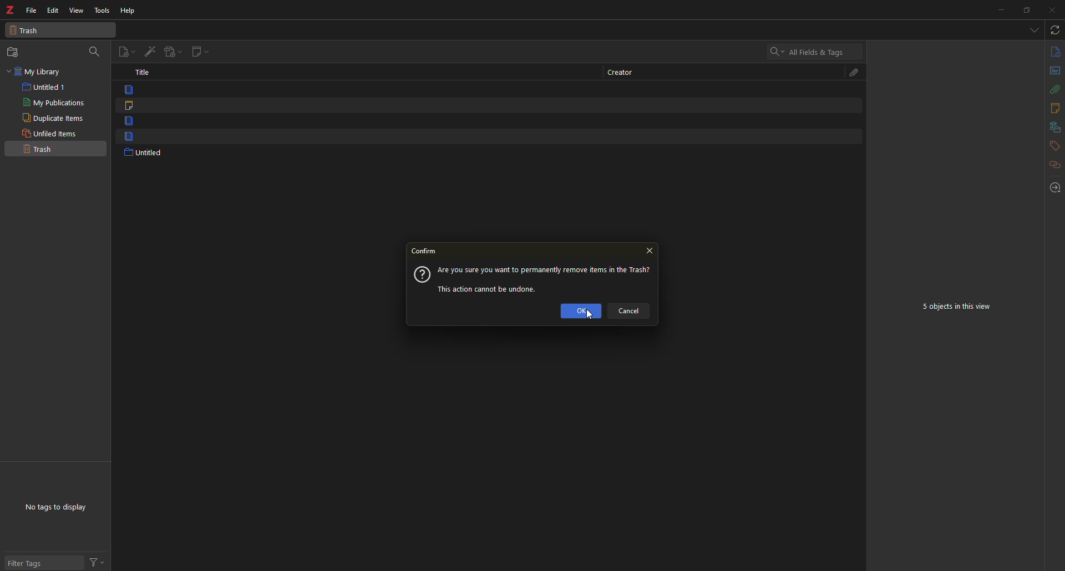  I want to click on untitled 1, so click(46, 87).